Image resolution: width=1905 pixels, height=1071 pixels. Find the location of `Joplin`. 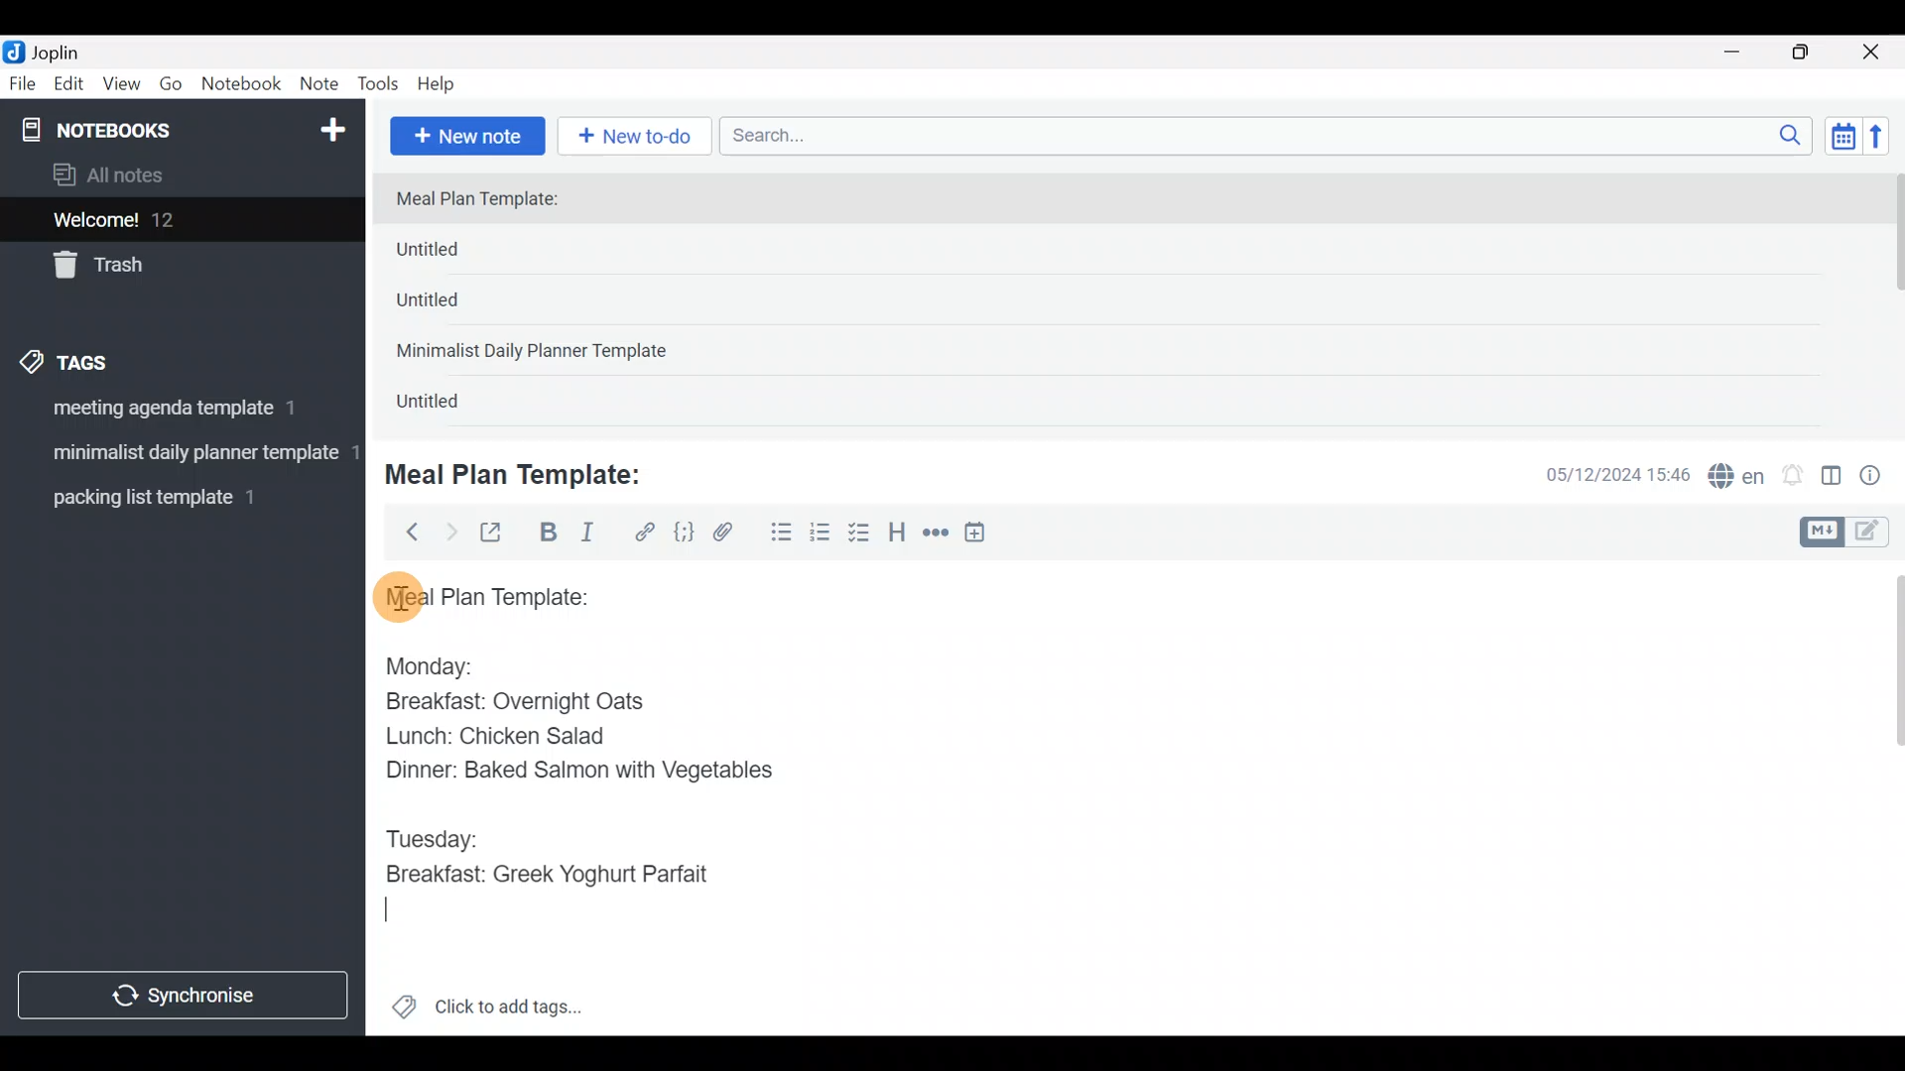

Joplin is located at coordinates (68, 50).